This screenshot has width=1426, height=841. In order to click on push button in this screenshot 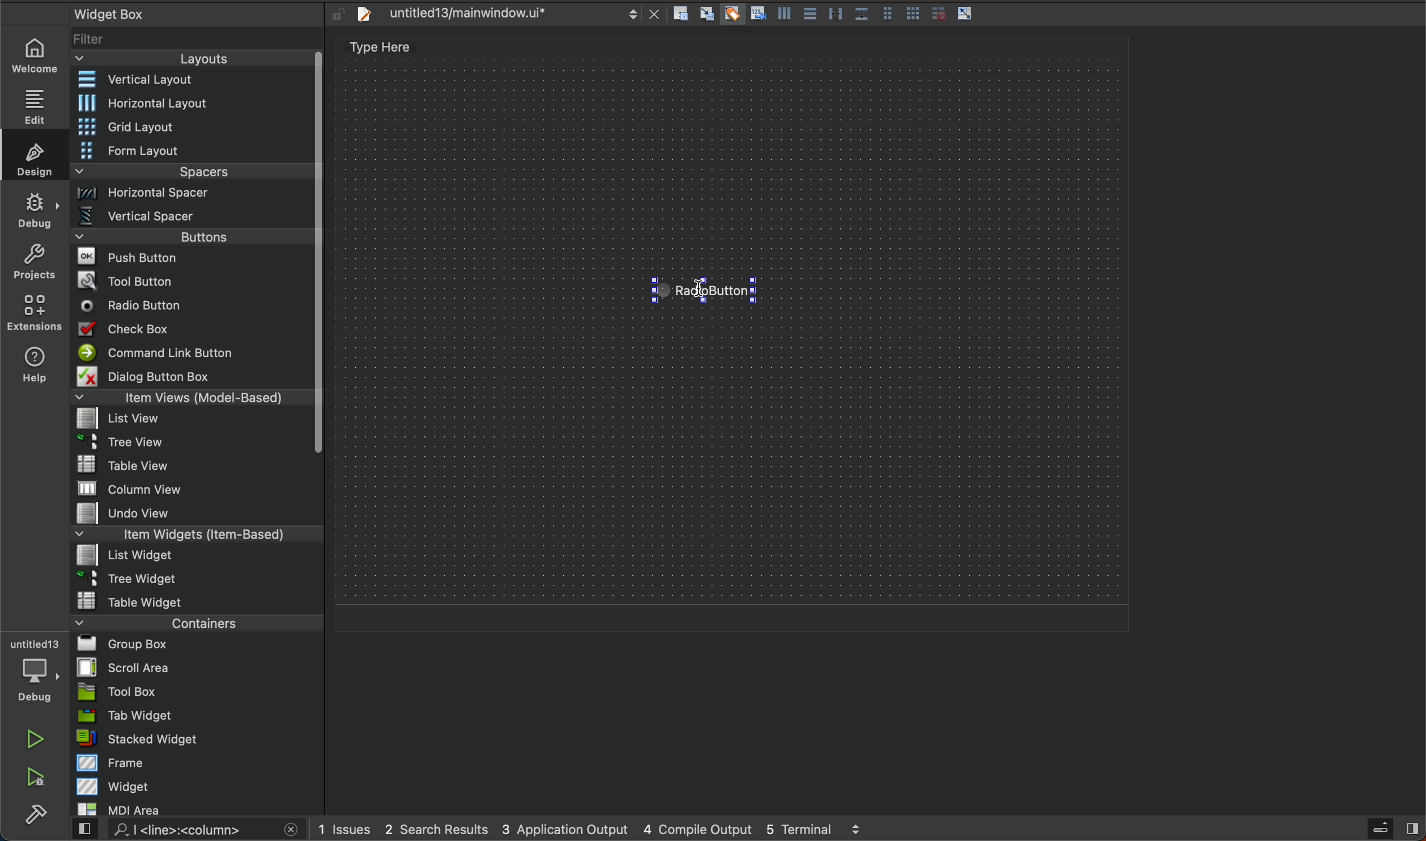, I will do `click(193, 259)`.